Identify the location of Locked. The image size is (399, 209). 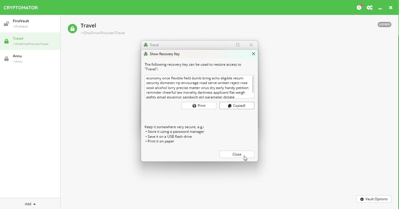
(382, 24).